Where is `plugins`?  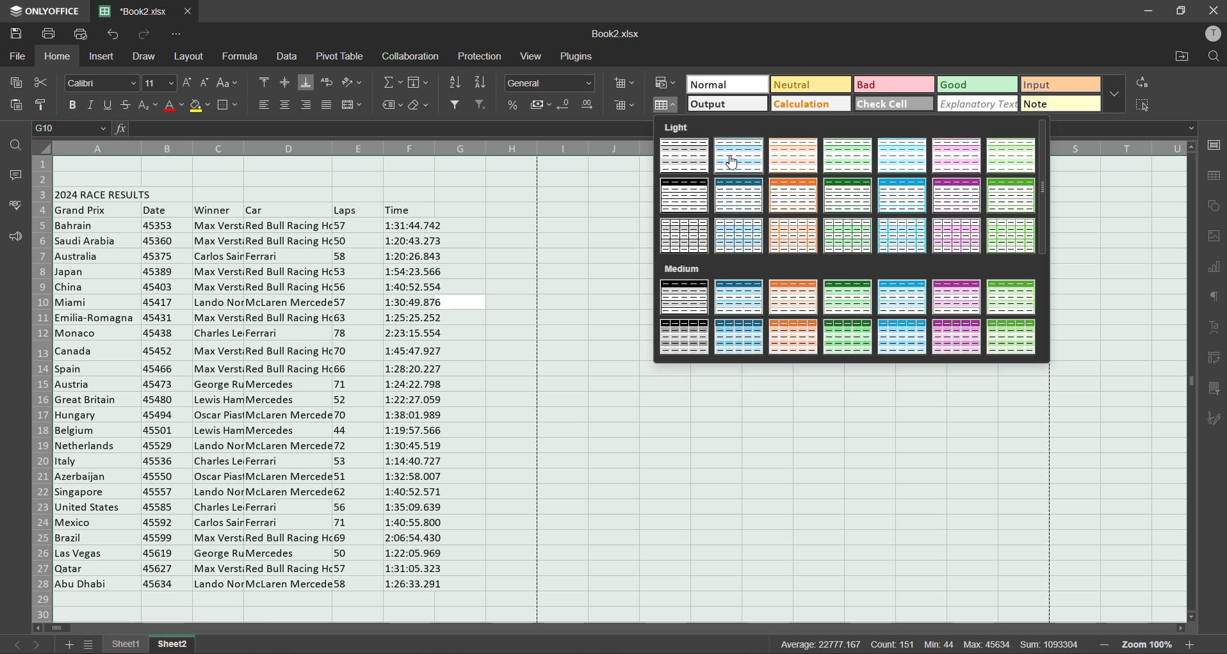
plugins is located at coordinates (576, 58).